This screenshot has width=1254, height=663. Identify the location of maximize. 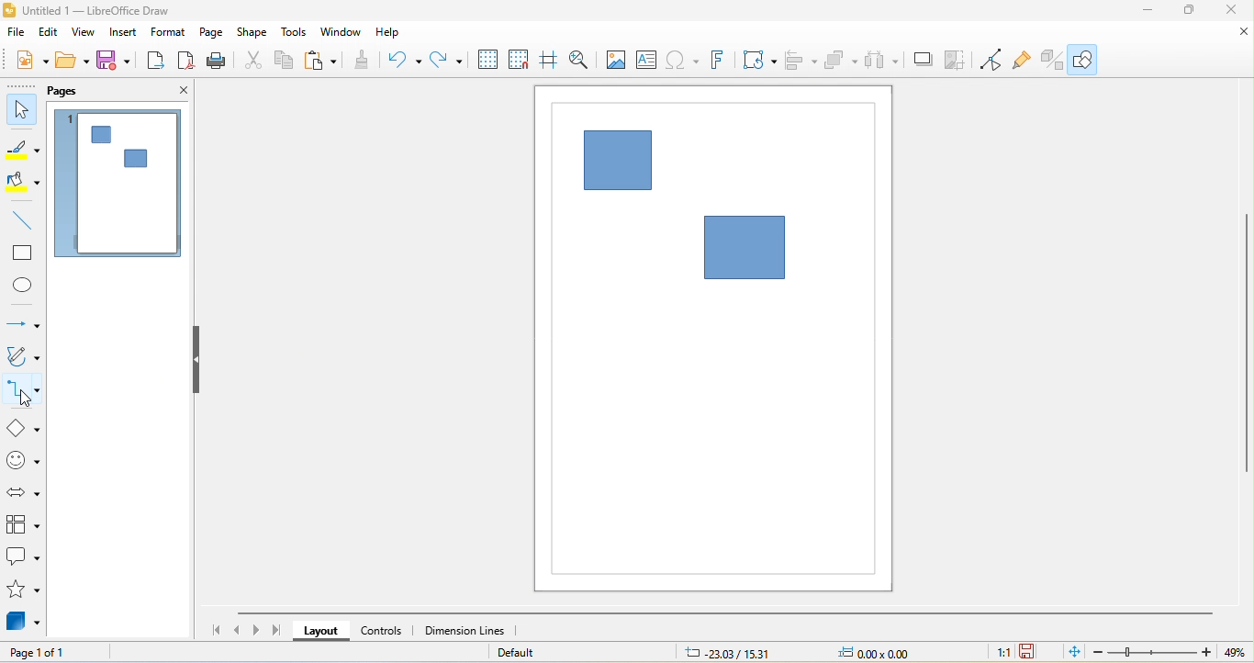
(1194, 10).